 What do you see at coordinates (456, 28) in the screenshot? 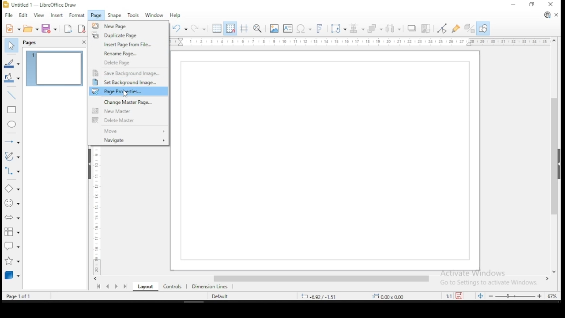
I see `show glue point functions` at bounding box center [456, 28].